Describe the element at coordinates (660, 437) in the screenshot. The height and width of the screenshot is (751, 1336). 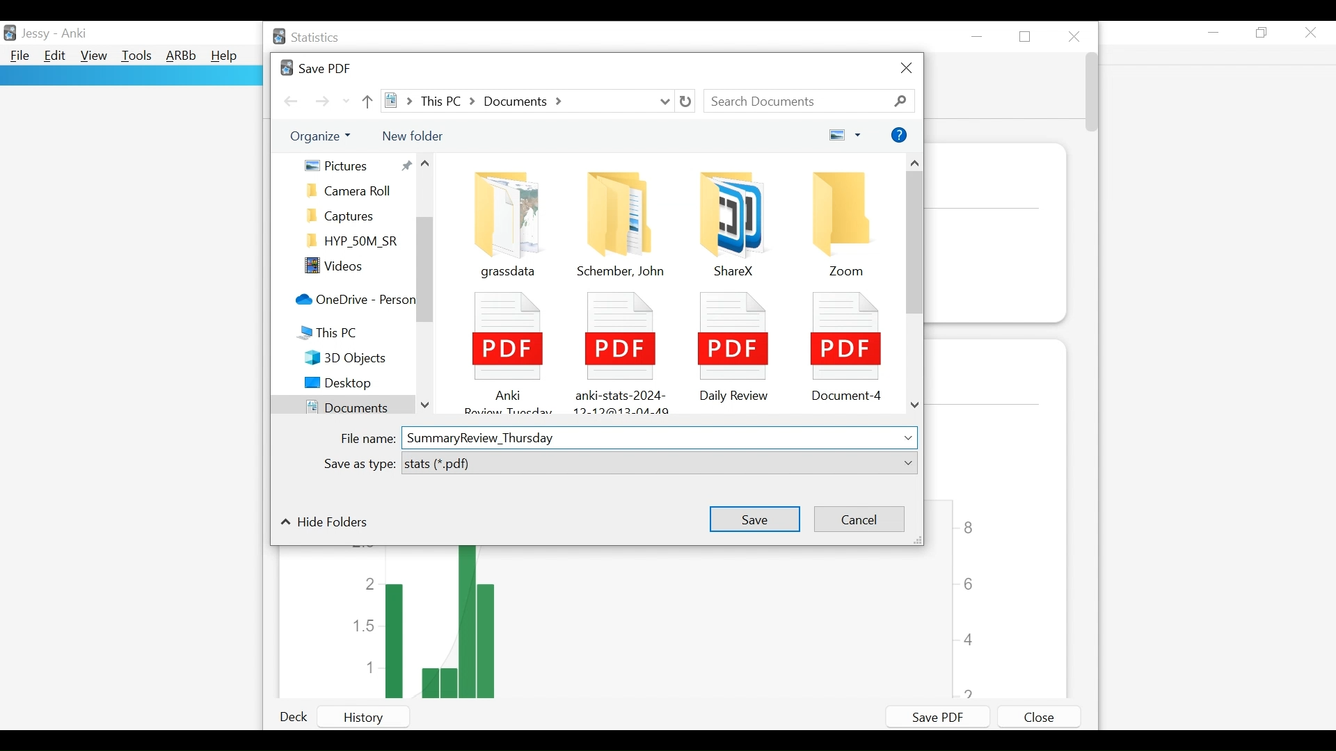
I see `File Name Field` at that location.